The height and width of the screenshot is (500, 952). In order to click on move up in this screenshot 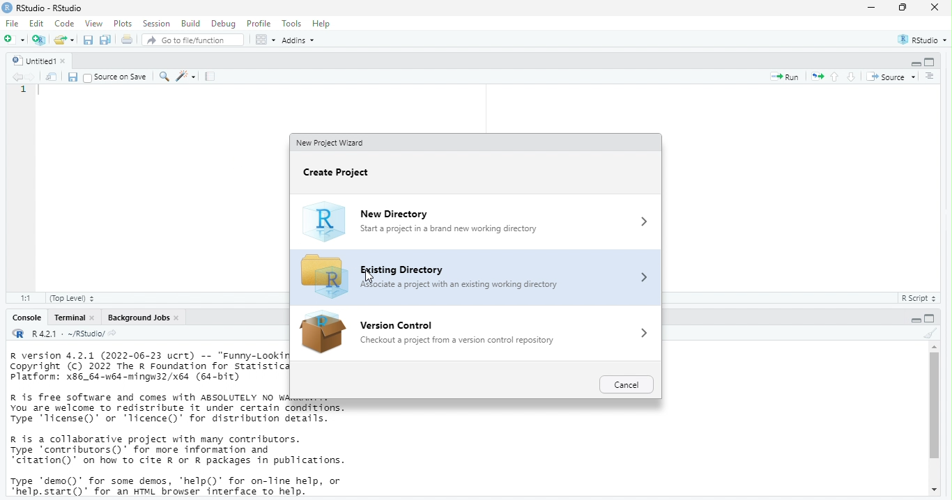, I will do `click(935, 345)`.